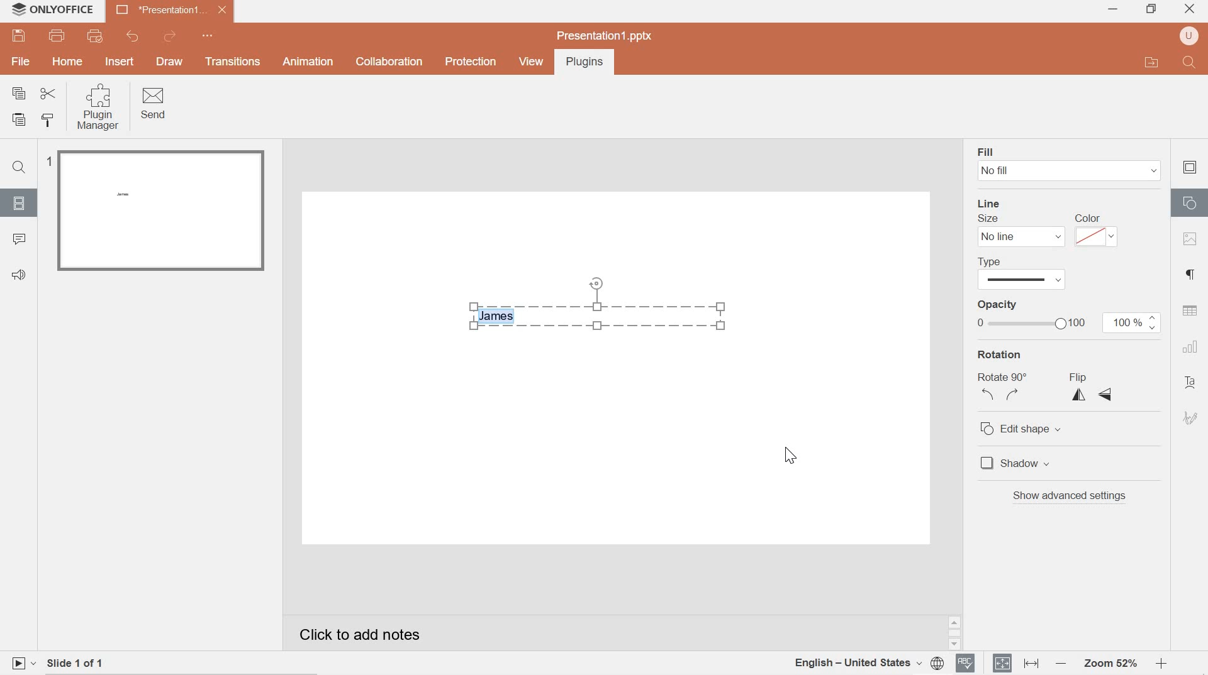 This screenshot has width=1208, height=675. I want to click on Feedback & support, so click(19, 275).